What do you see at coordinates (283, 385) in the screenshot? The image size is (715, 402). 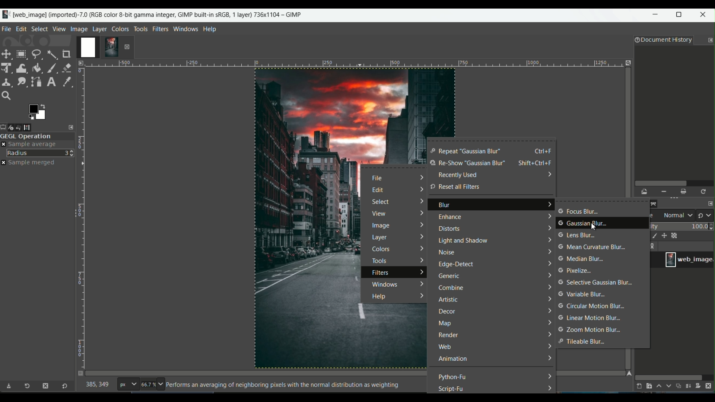 I see `description` at bounding box center [283, 385].